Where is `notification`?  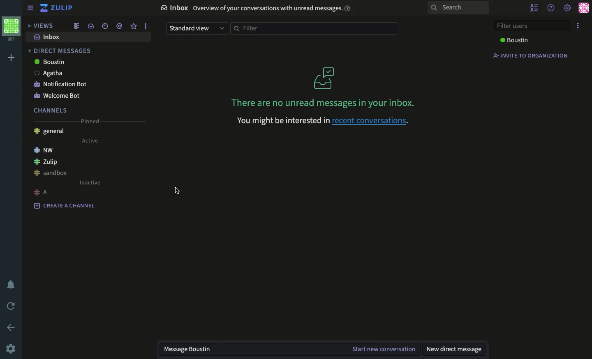
notification is located at coordinates (12, 285).